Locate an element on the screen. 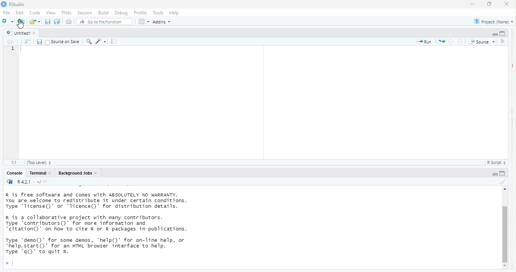 Image resolution: width=516 pixels, height=272 pixels. re run the previous code is located at coordinates (441, 42).